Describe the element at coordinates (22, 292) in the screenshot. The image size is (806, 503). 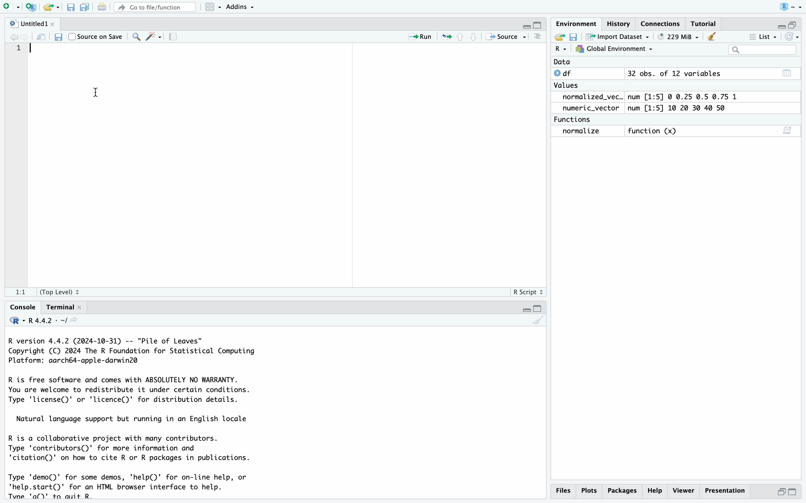
I see `1:1` at that location.